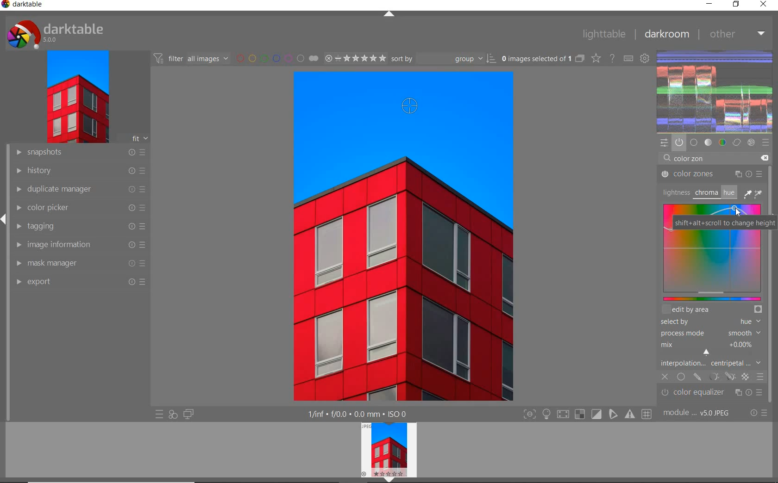 The image size is (778, 483). I want to click on selected images, so click(542, 59).